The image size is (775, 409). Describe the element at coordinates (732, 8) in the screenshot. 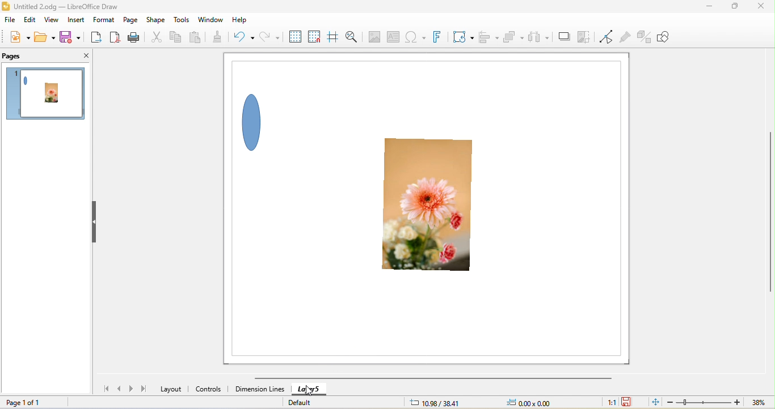

I see `maximize` at that location.